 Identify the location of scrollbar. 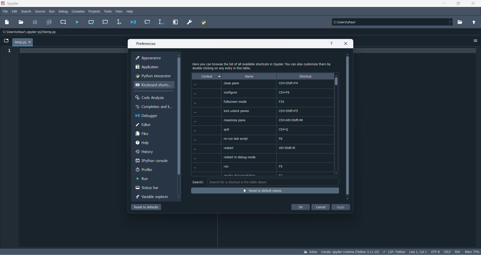
(348, 127).